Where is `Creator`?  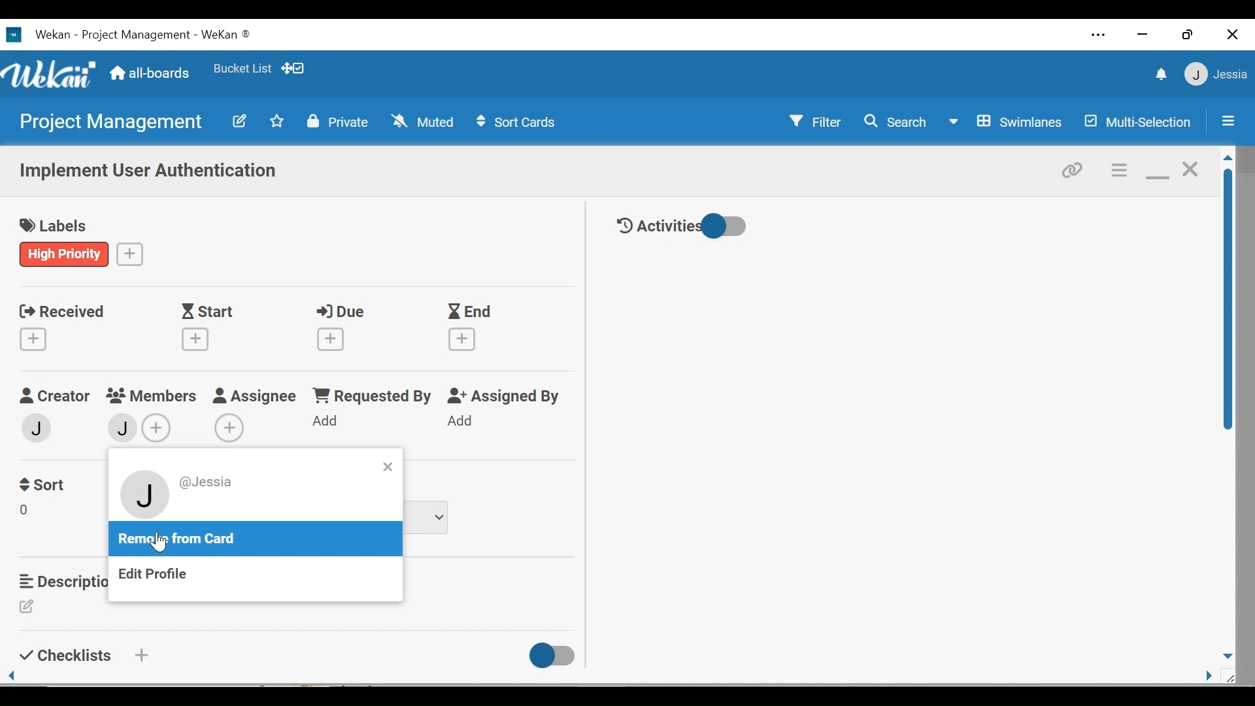
Creator is located at coordinates (54, 396).